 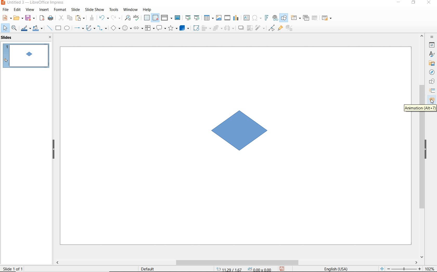 What do you see at coordinates (290, 29) in the screenshot?
I see `toggle extrusion` at bounding box center [290, 29].